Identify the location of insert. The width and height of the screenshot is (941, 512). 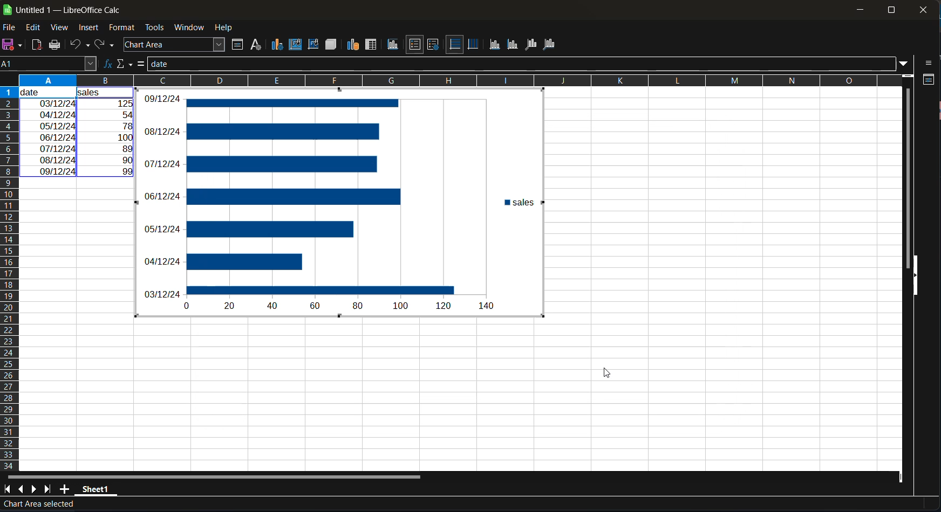
(90, 27).